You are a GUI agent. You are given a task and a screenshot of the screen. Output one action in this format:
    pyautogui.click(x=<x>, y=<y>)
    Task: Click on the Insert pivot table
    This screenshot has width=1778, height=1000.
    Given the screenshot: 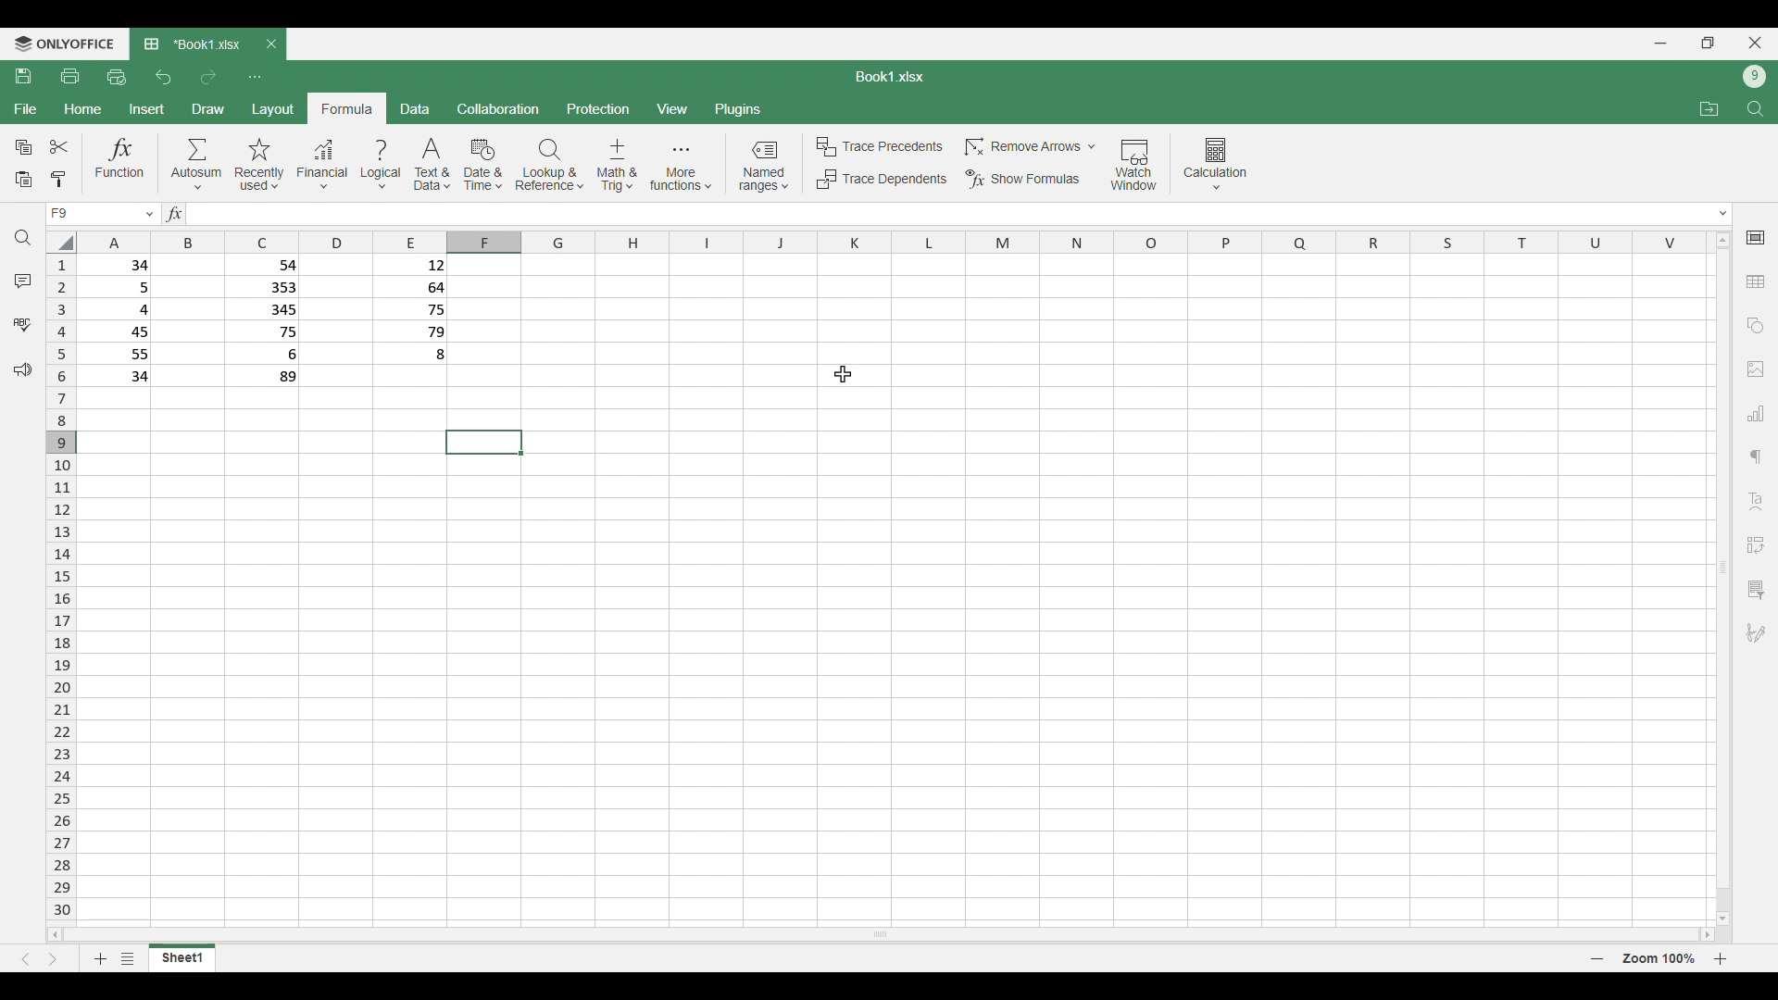 What is the action you would take?
    pyautogui.click(x=1755, y=545)
    